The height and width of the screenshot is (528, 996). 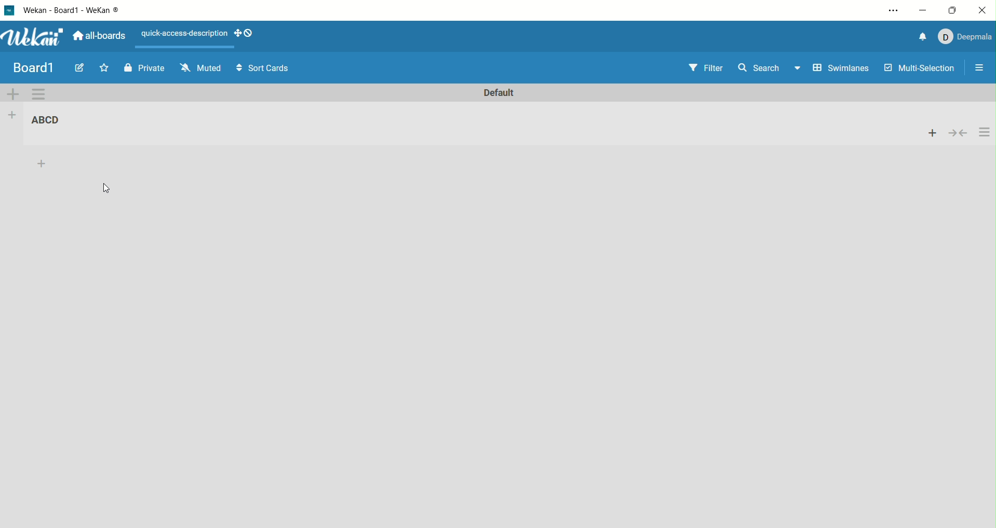 I want to click on actions, so click(x=985, y=132).